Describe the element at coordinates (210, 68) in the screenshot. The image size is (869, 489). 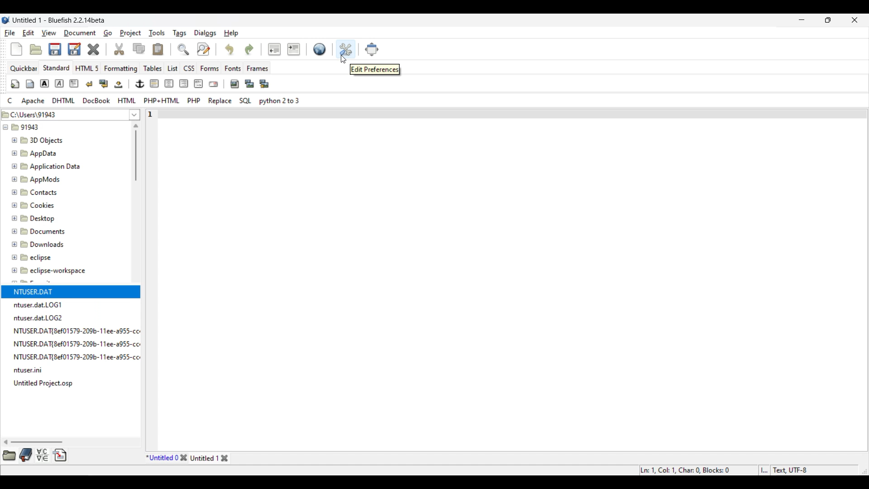
I see `Forms` at that location.